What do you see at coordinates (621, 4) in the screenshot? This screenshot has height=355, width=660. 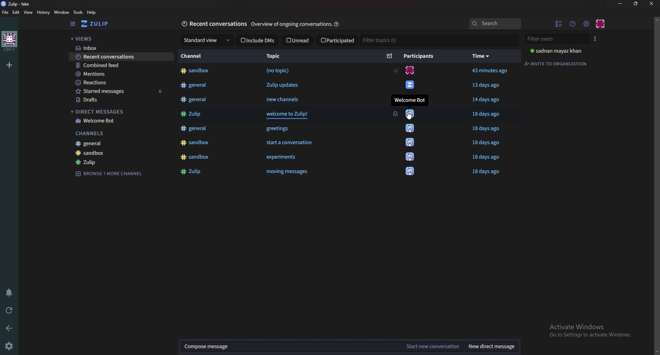 I see `Minimize` at bounding box center [621, 4].